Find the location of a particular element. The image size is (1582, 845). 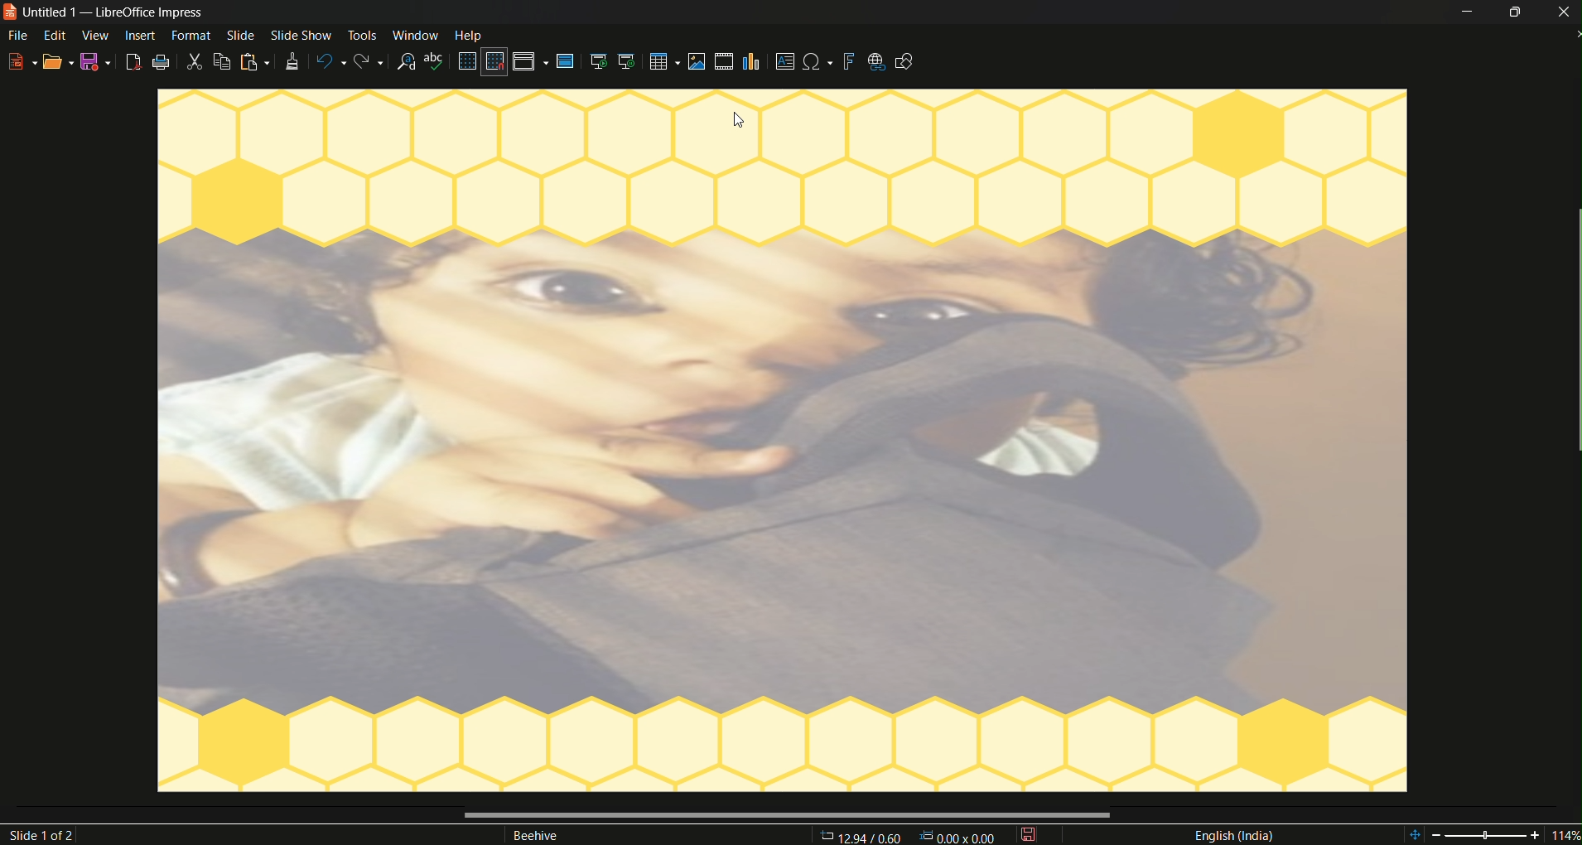

display grid is located at coordinates (467, 61).